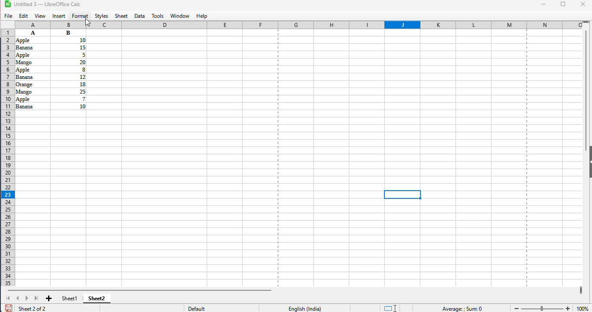 The width and height of the screenshot is (592, 312). What do you see at coordinates (32, 91) in the screenshot?
I see `` at bounding box center [32, 91].